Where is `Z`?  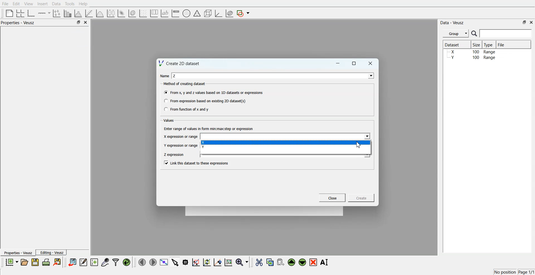 Z is located at coordinates (175, 76).